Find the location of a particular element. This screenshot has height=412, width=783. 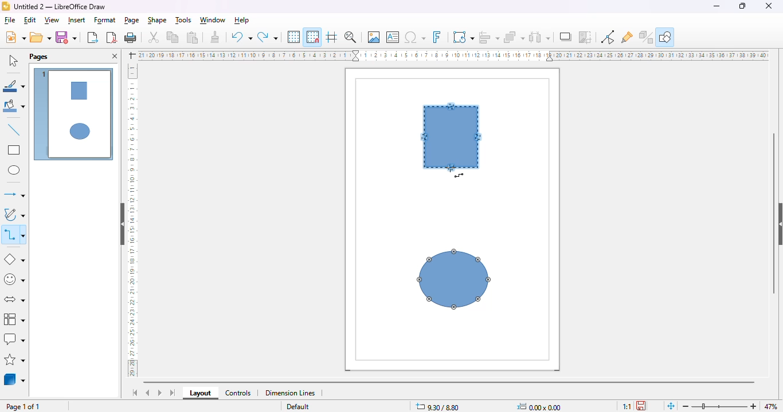

zoom out is located at coordinates (687, 406).